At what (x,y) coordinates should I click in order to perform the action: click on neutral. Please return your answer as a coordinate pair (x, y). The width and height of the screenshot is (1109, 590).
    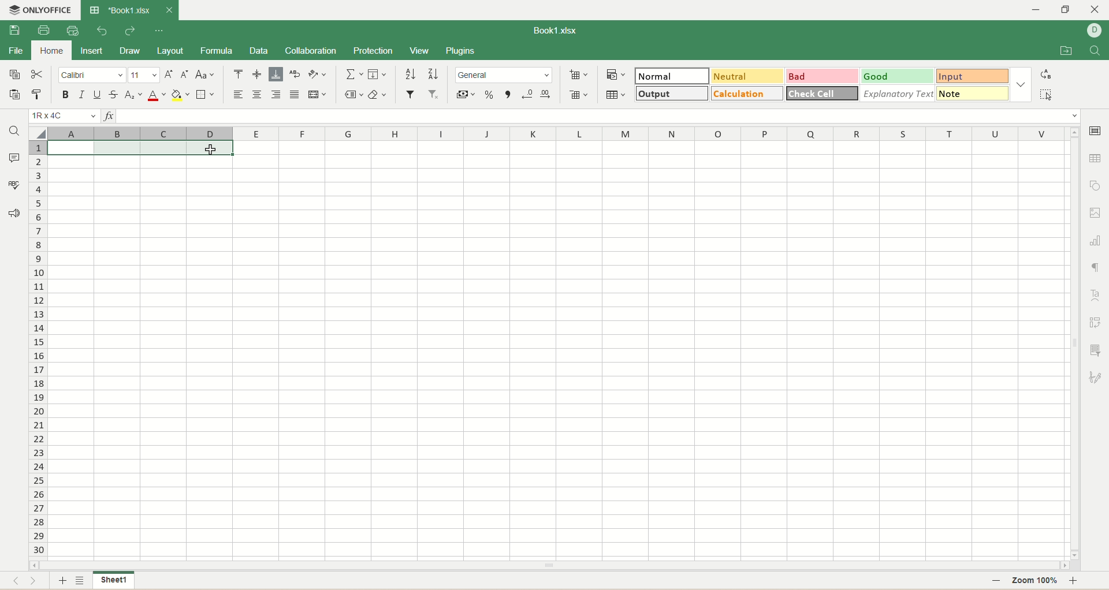
    Looking at the image, I should click on (747, 75).